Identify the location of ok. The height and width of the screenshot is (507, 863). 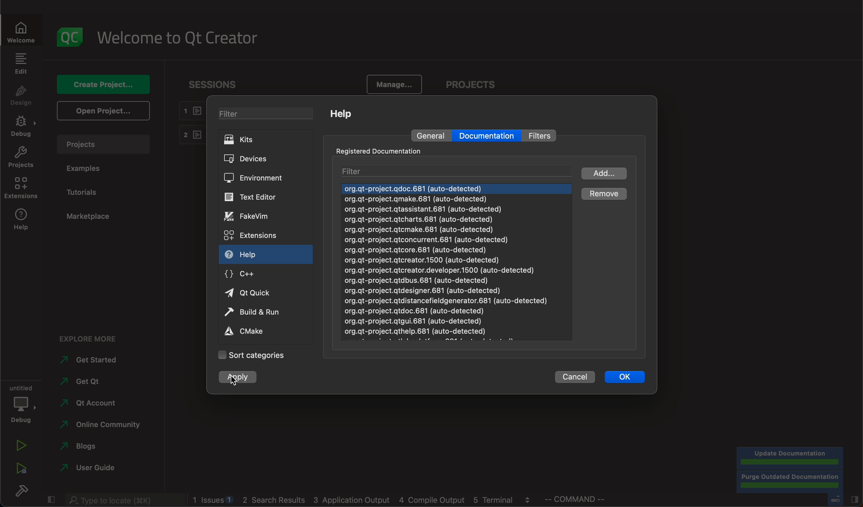
(624, 377).